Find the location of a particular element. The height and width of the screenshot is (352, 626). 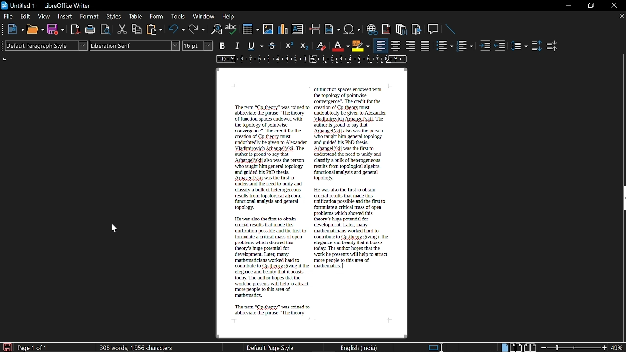

Text size is located at coordinates (197, 45).